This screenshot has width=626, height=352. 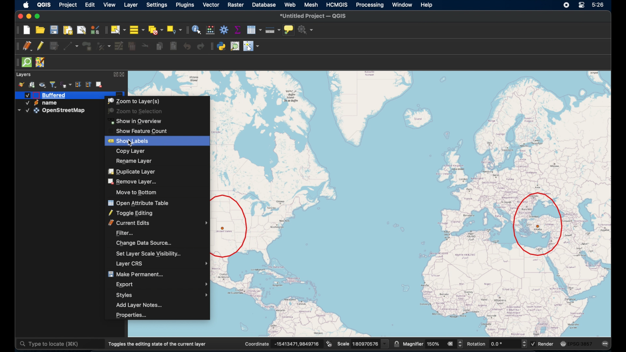 I want to click on drag handle, so click(x=212, y=46).